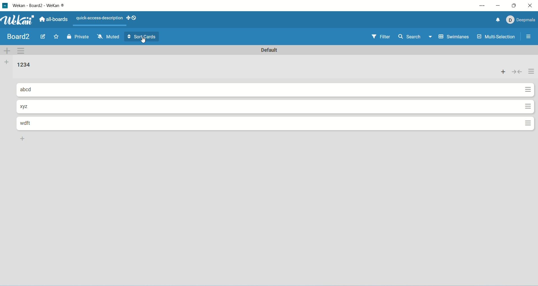 This screenshot has width=538, height=286. What do you see at coordinates (503, 72) in the screenshot?
I see `add` at bounding box center [503, 72].